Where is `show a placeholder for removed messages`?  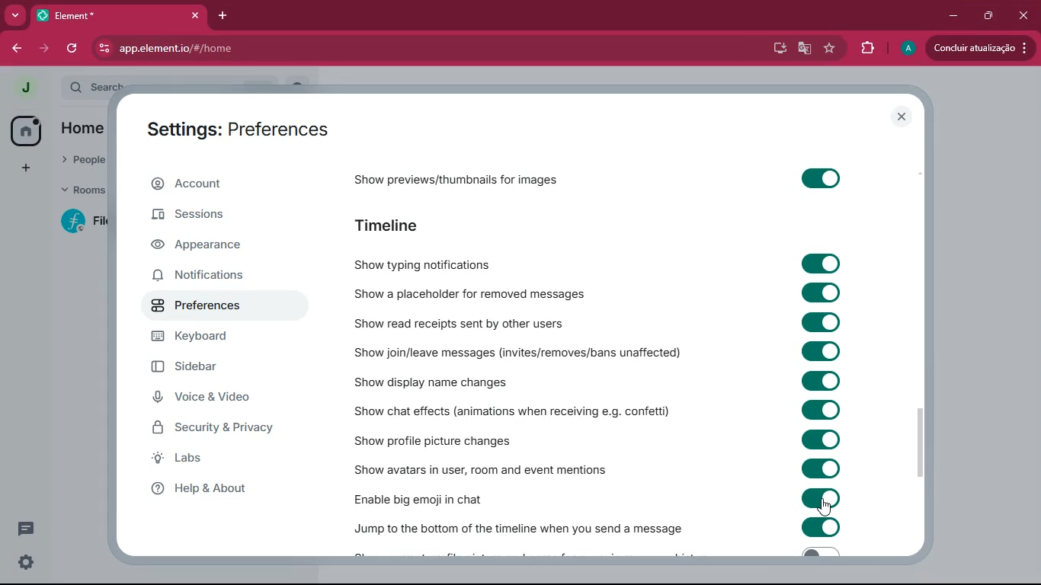 show a placeholder for removed messages is located at coordinates (501, 293).